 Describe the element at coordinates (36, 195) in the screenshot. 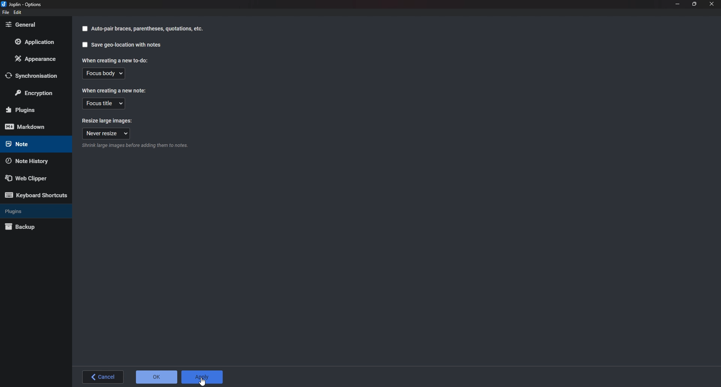

I see `Keyboard shortcuts` at that location.